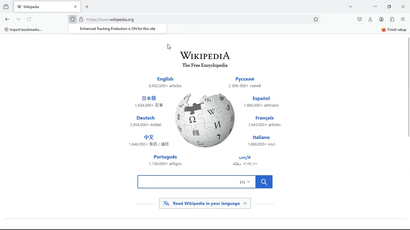 The height and width of the screenshot is (230, 410). I want to click on español, so click(264, 102).